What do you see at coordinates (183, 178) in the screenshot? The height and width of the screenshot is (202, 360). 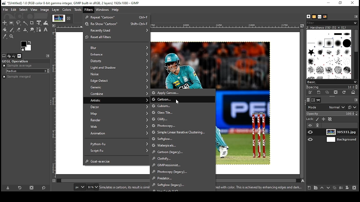 I see `predator` at bounding box center [183, 178].